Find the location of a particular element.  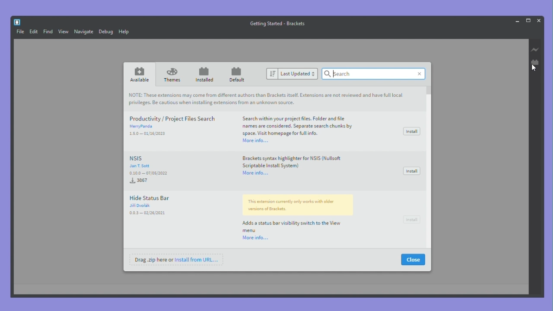

Close is located at coordinates (539, 20).